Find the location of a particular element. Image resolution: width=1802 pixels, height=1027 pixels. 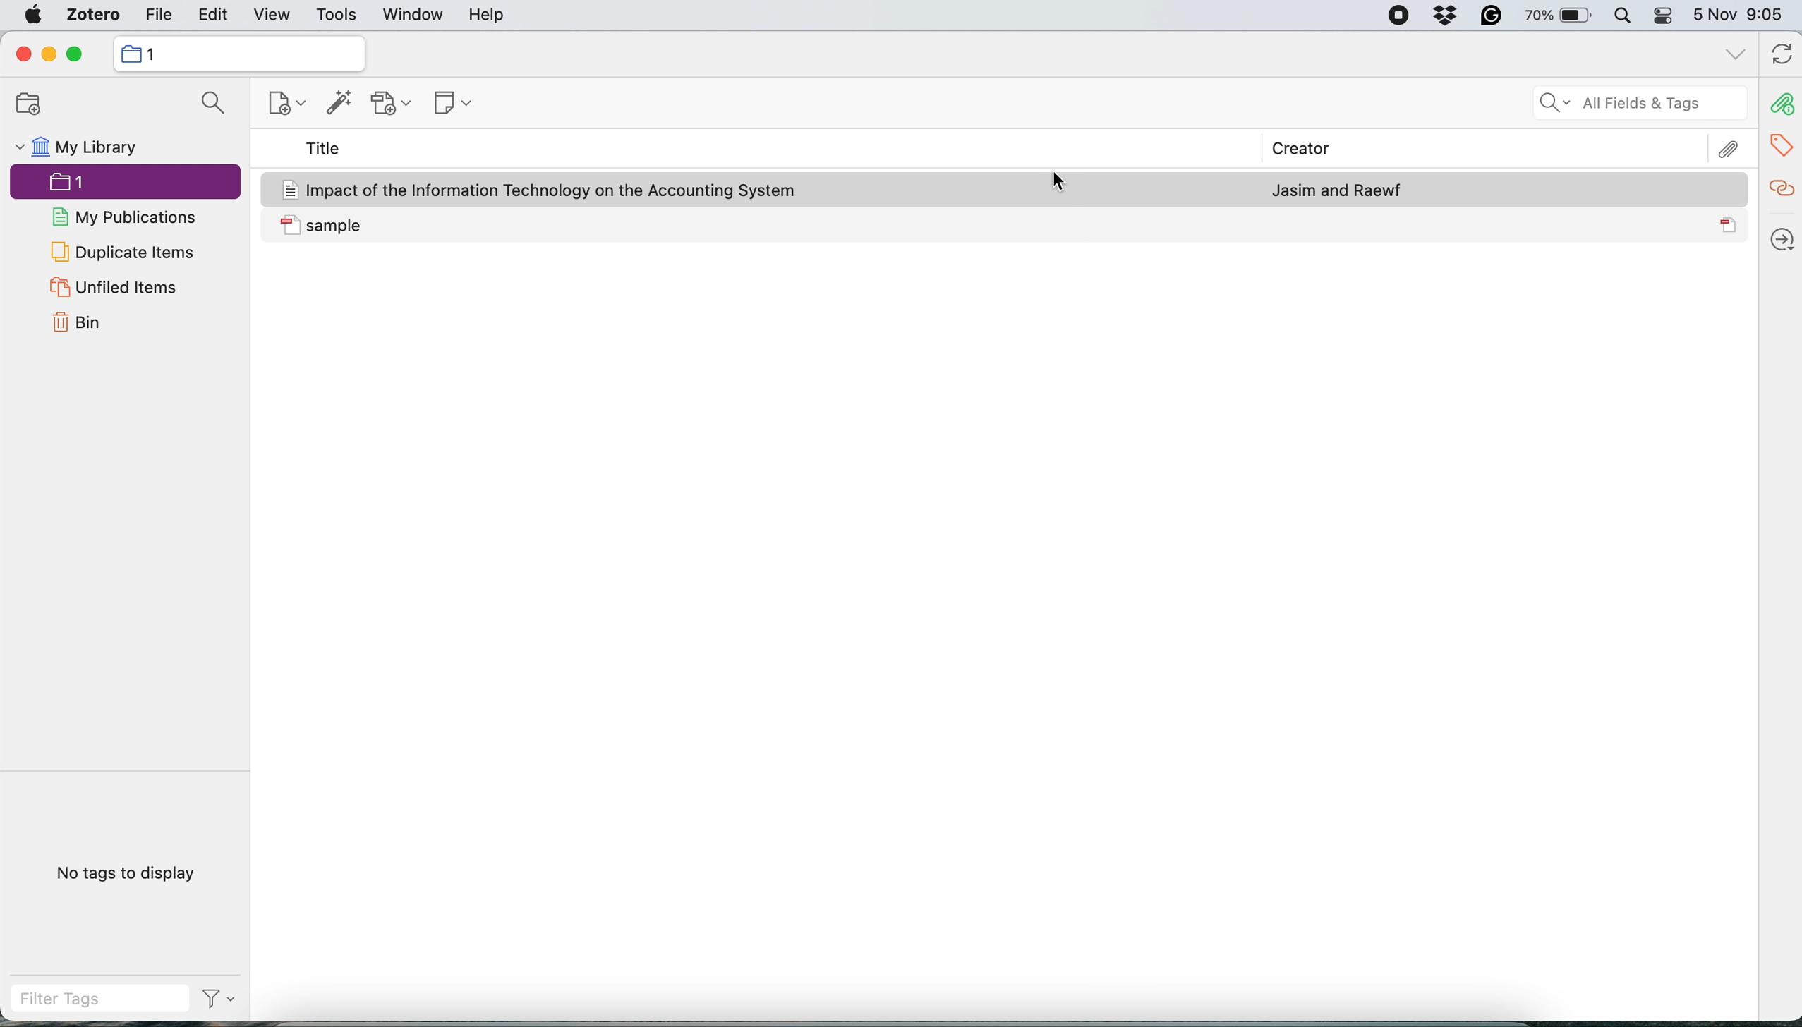

title is located at coordinates (324, 150).